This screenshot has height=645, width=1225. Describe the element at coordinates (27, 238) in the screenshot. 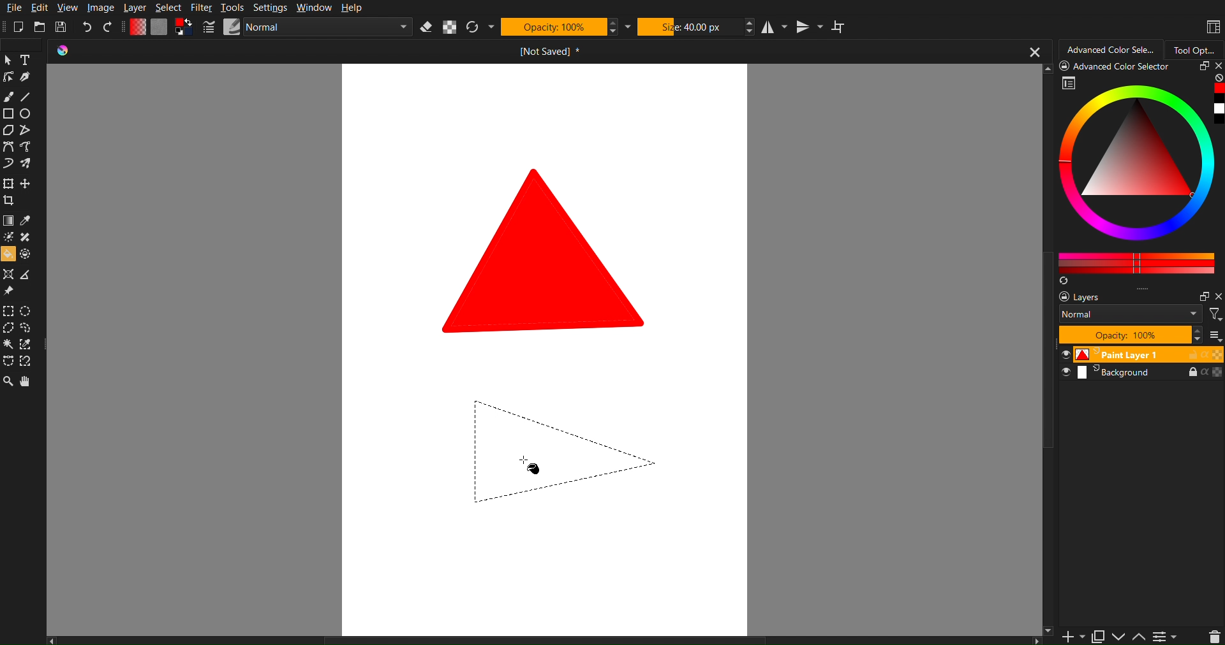

I see `tool` at that location.